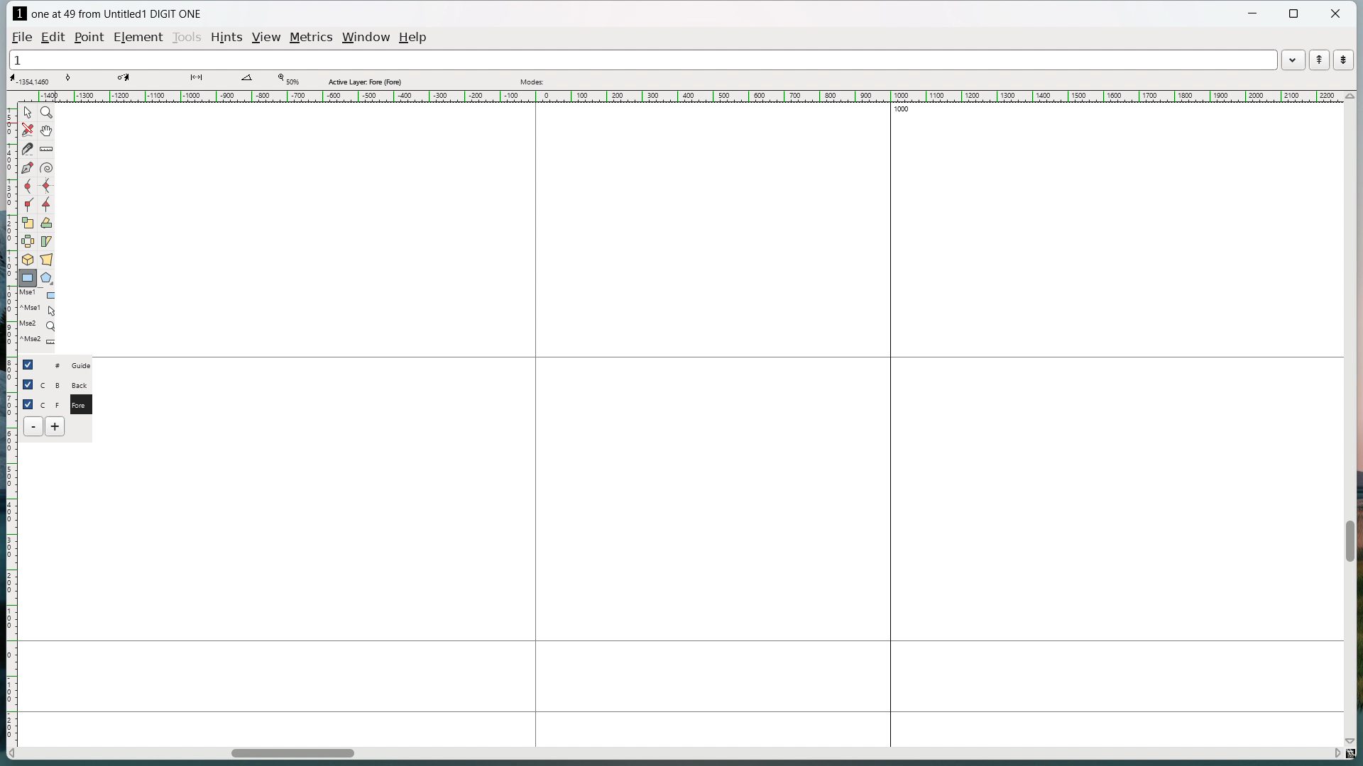 Image resolution: width=1363 pixels, height=766 pixels. Describe the element at coordinates (55, 37) in the screenshot. I see `edit` at that location.